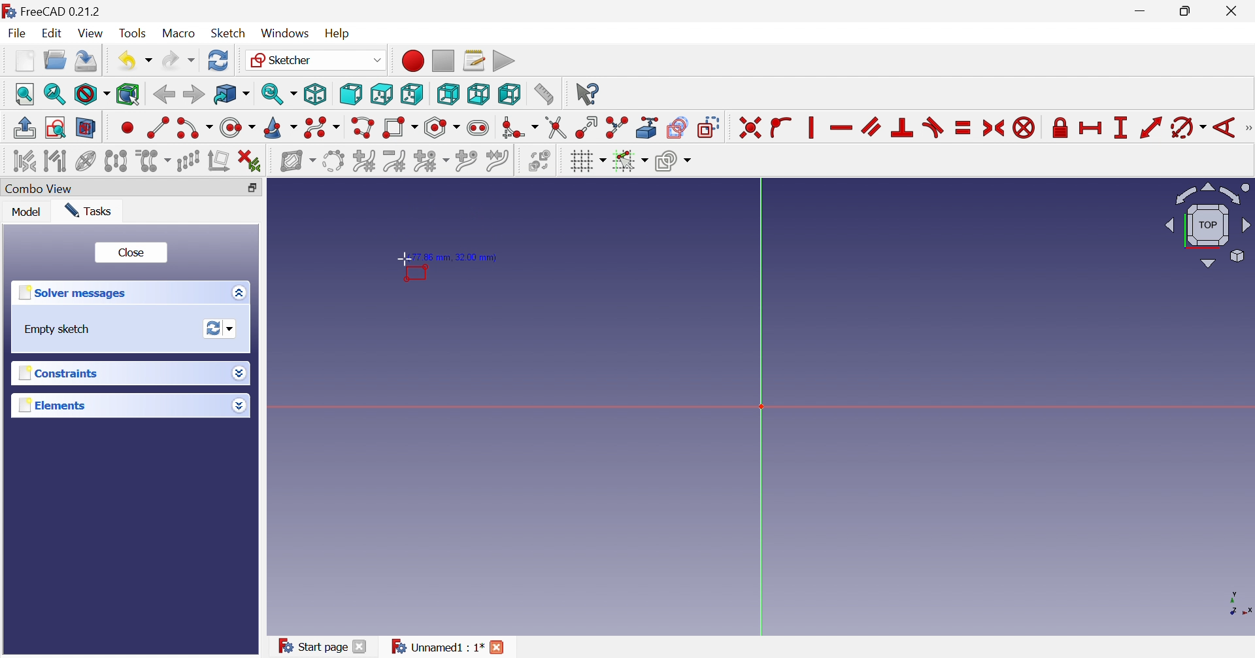 The image size is (1255, 658). Describe the element at coordinates (58, 330) in the screenshot. I see `Empty sketch` at that location.